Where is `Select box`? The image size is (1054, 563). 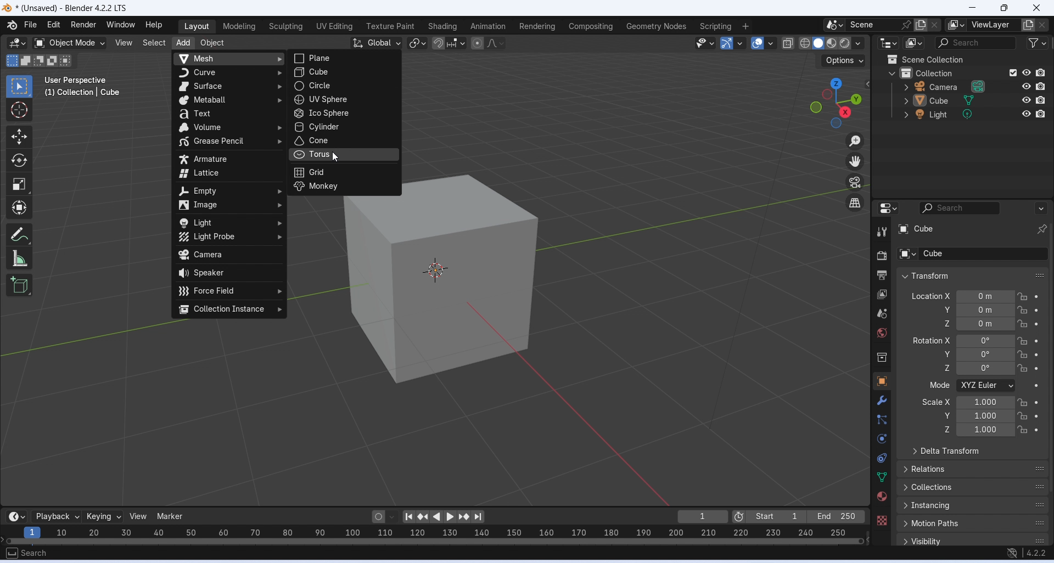
Select box is located at coordinates (20, 87).